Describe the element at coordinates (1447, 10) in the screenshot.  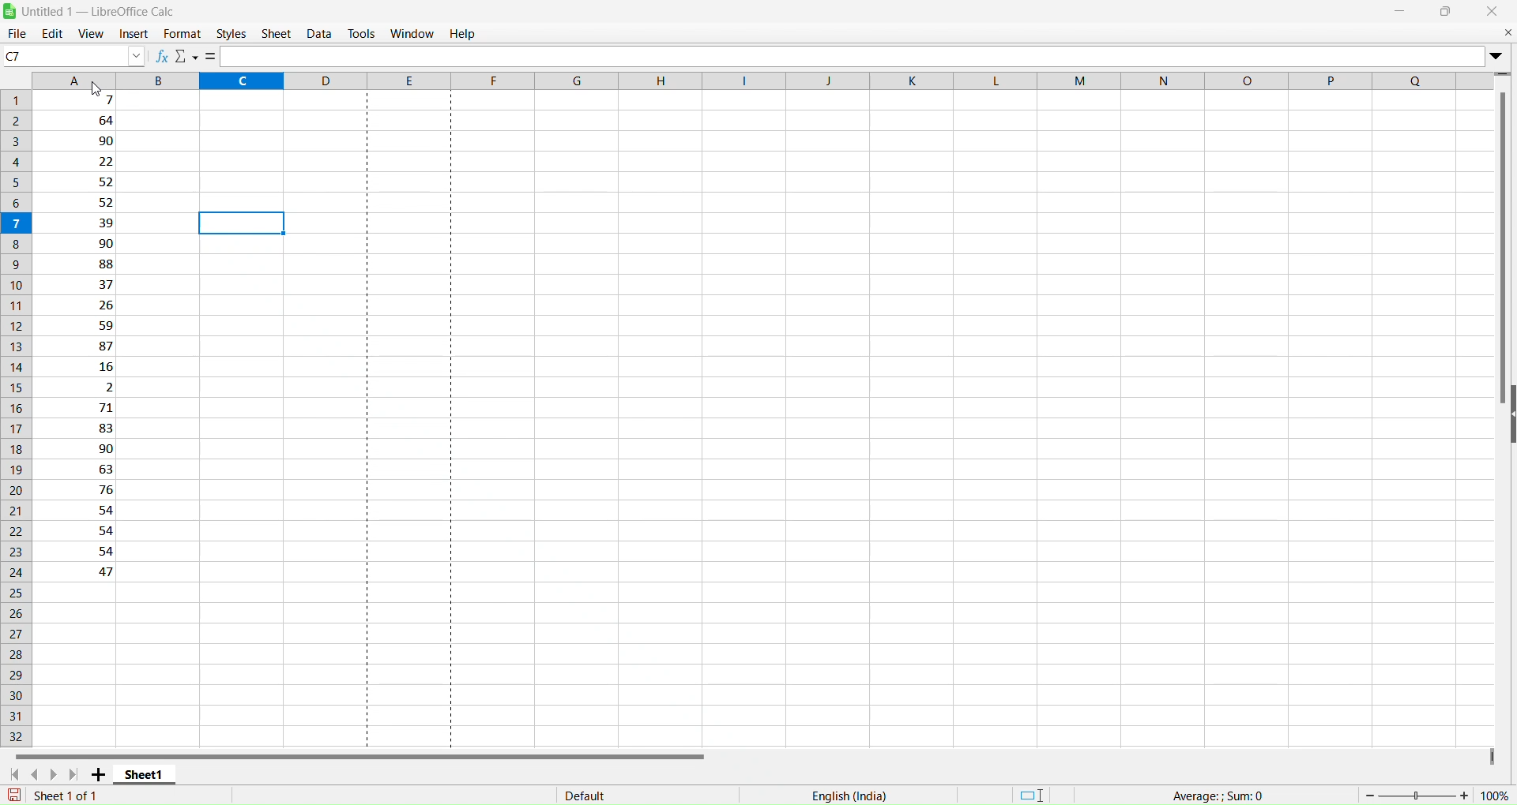
I see `Maximize` at that location.